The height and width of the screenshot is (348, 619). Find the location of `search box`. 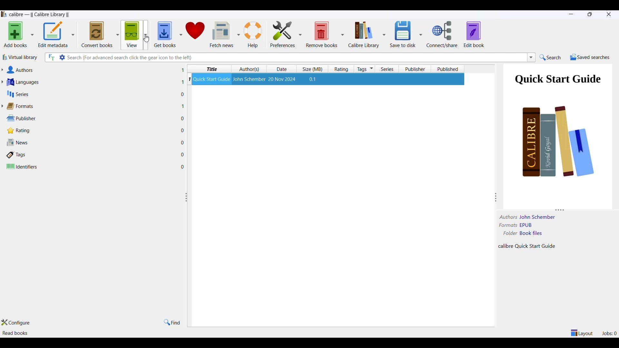

search box is located at coordinates (296, 57).